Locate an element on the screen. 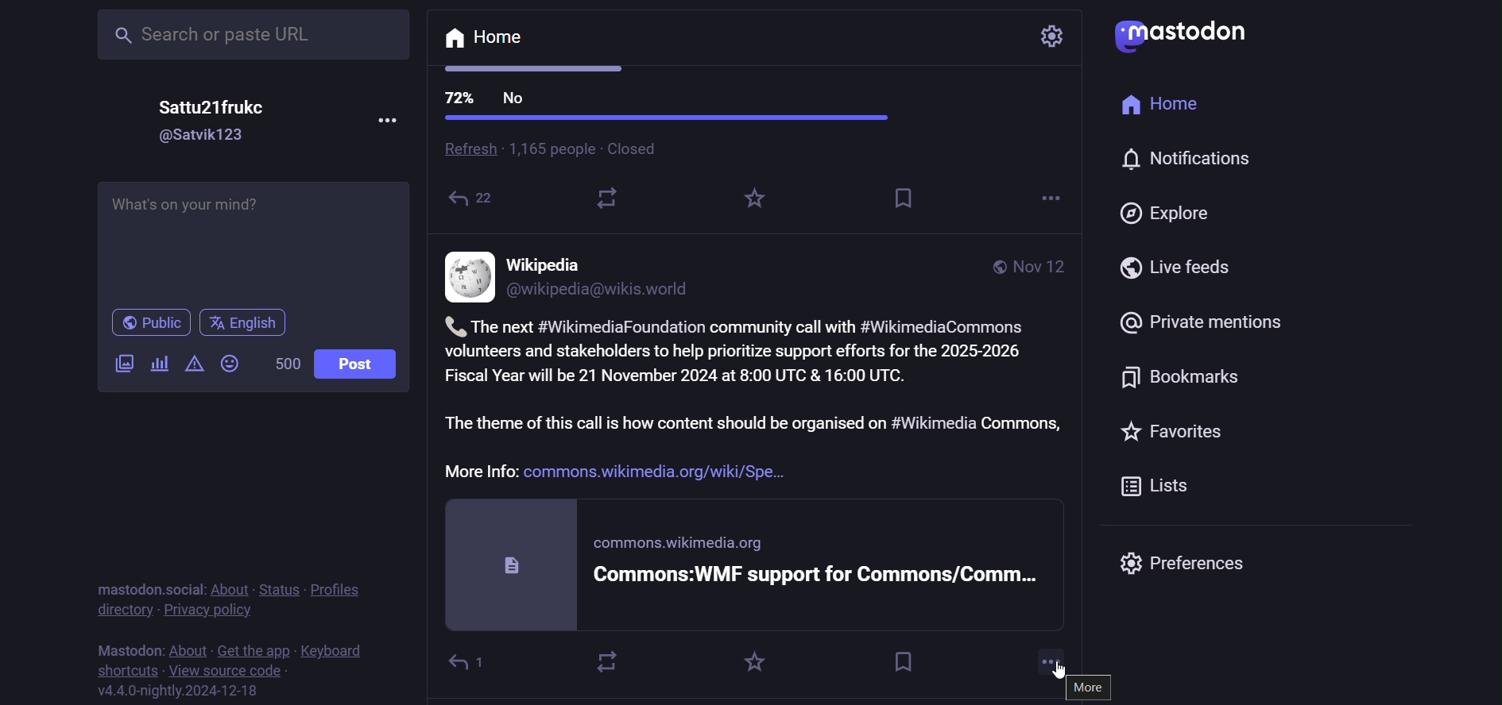 The width and height of the screenshot is (1502, 705). Shared is located at coordinates (475, 202).